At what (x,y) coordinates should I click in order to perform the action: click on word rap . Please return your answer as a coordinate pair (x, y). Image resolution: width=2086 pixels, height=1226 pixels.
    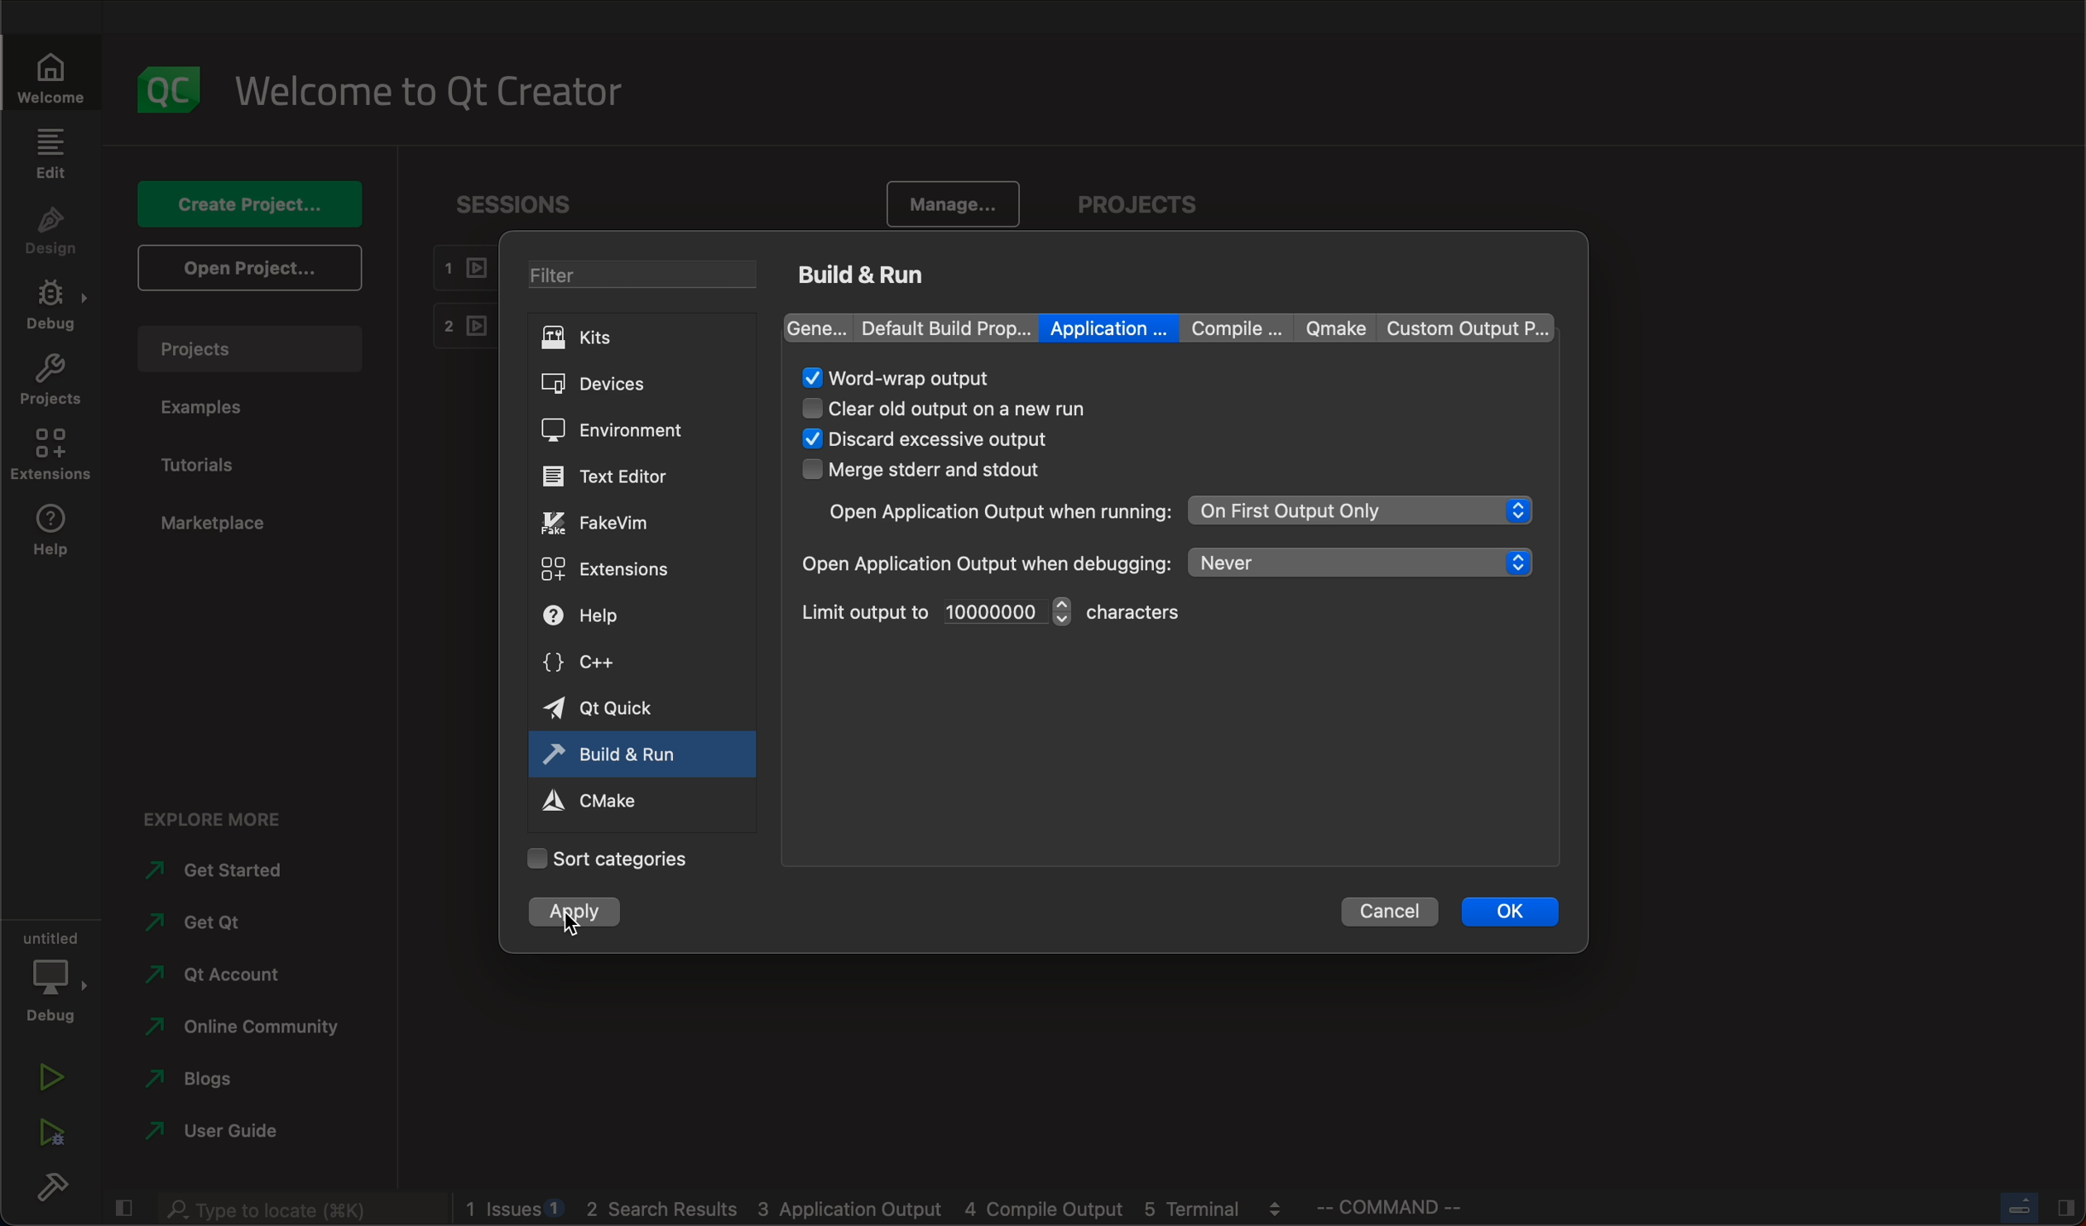
    Looking at the image, I should click on (903, 378).